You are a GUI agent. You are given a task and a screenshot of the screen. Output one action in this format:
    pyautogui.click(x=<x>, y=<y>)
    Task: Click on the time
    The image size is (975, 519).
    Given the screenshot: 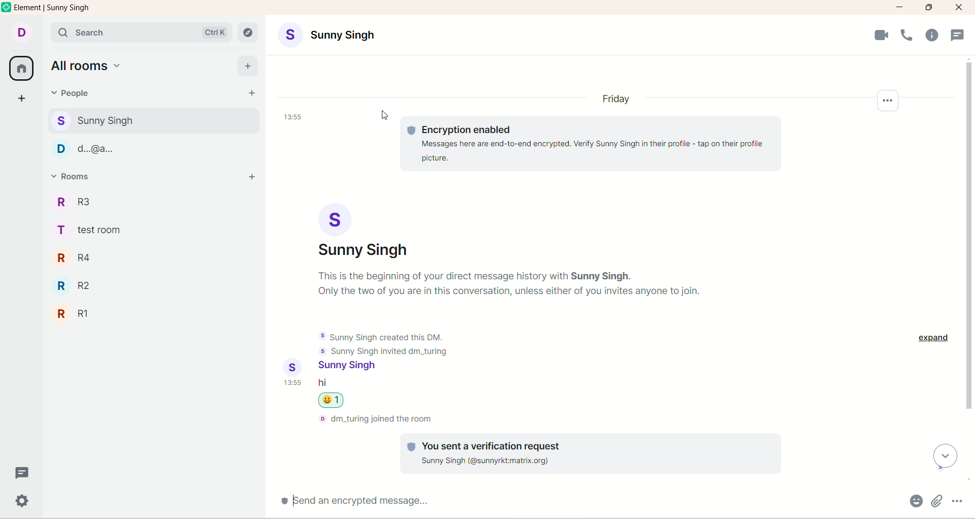 What is the action you would take?
    pyautogui.click(x=294, y=382)
    